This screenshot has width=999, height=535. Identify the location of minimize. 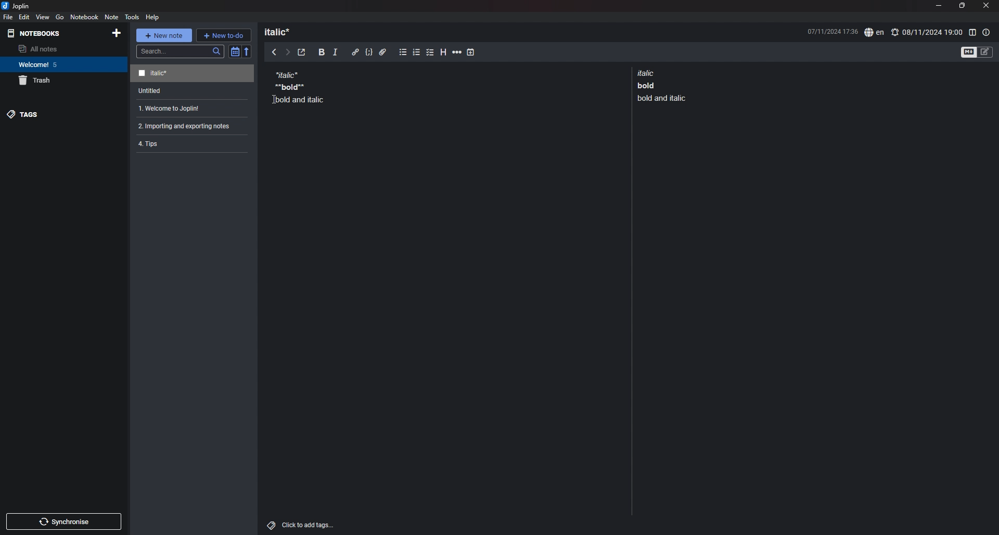
(938, 5).